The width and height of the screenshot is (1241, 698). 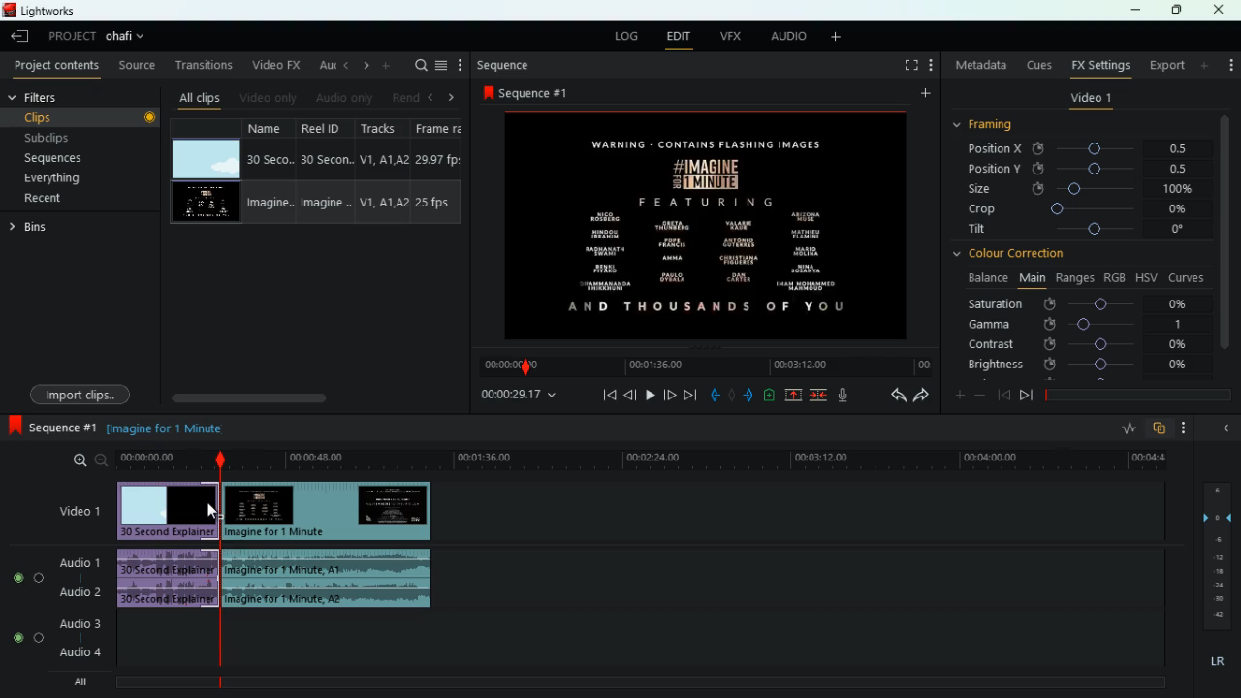 What do you see at coordinates (1145, 276) in the screenshot?
I see `hsv` at bounding box center [1145, 276].